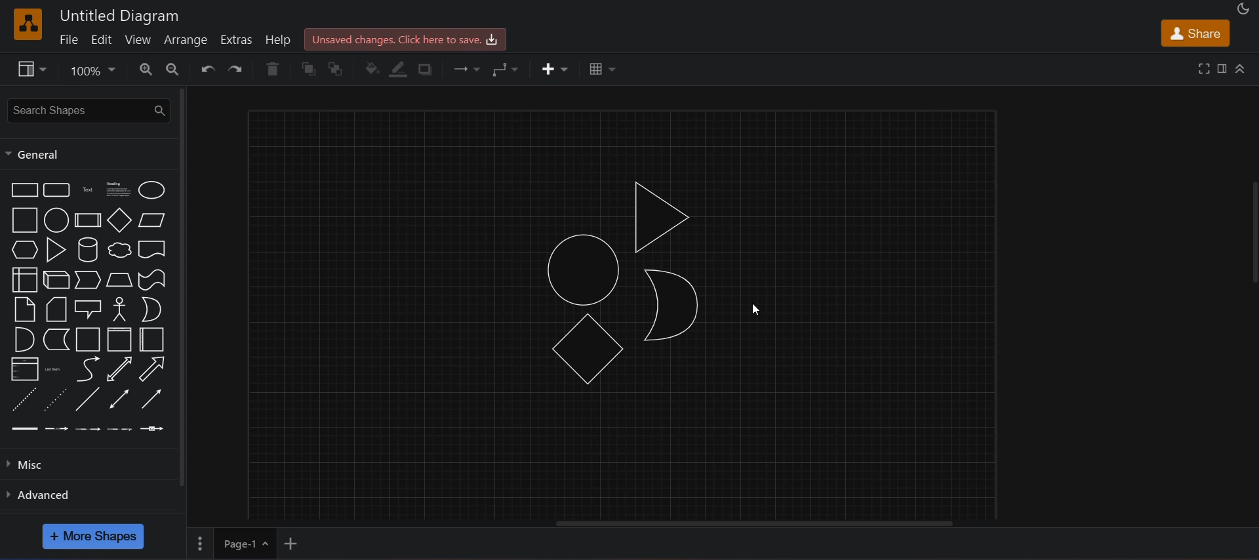 The height and width of the screenshot is (560, 1259). I want to click on bidirectional arrow, so click(121, 369).